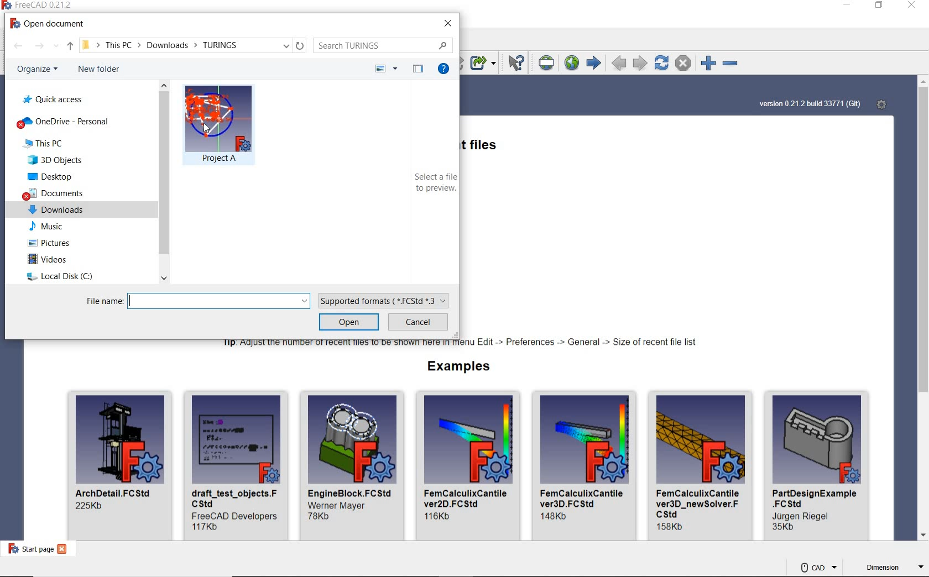  What do you see at coordinates (810, 104) in the screenshot?
I see `SYSTEM VERSION` at bounding box center [810, 104].